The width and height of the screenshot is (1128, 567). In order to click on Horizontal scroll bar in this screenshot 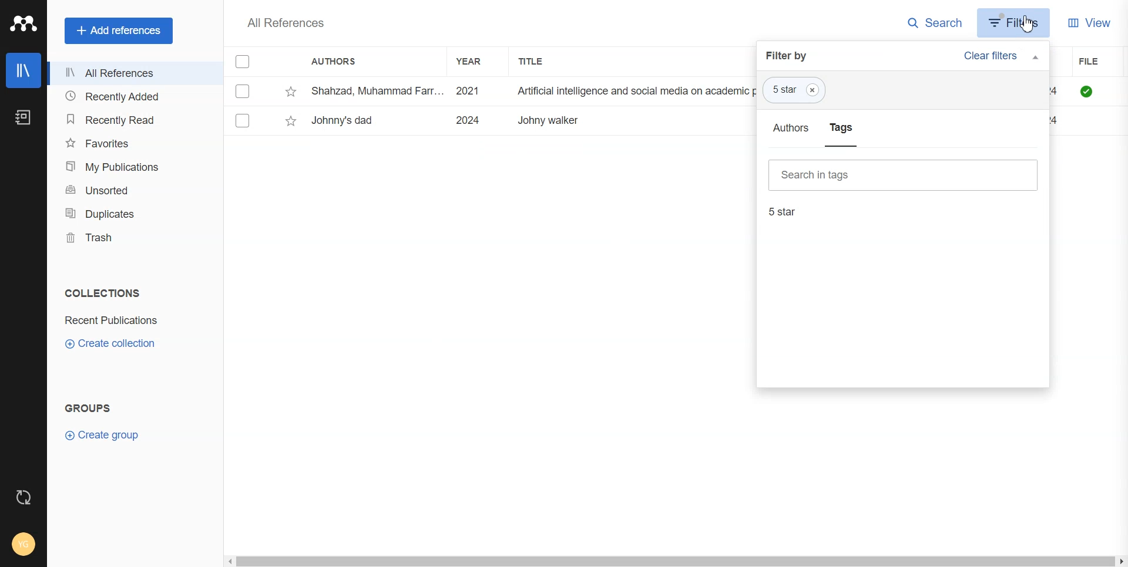, I will do `click(675, 562)`.